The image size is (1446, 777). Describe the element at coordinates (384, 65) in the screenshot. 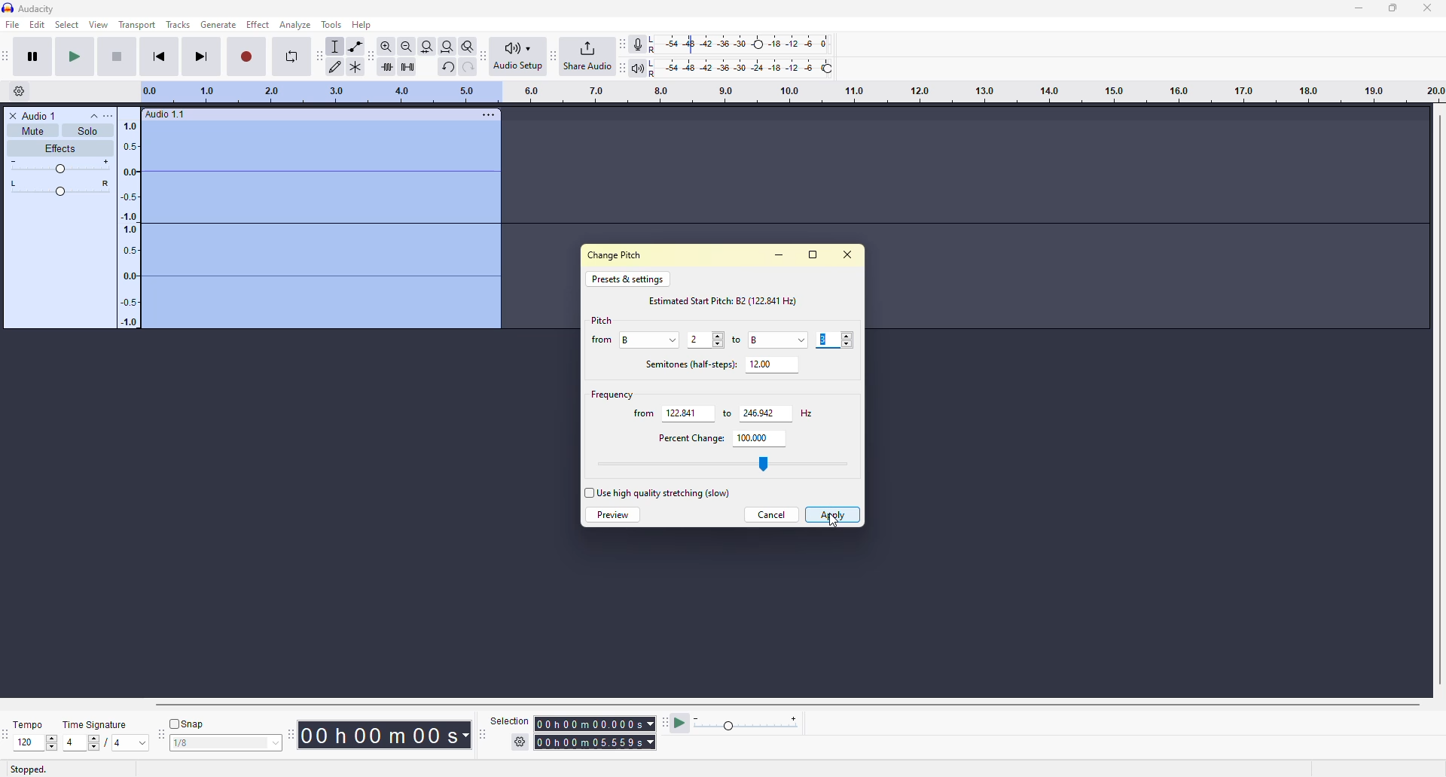

I see `trim audio outside selection` at that location.